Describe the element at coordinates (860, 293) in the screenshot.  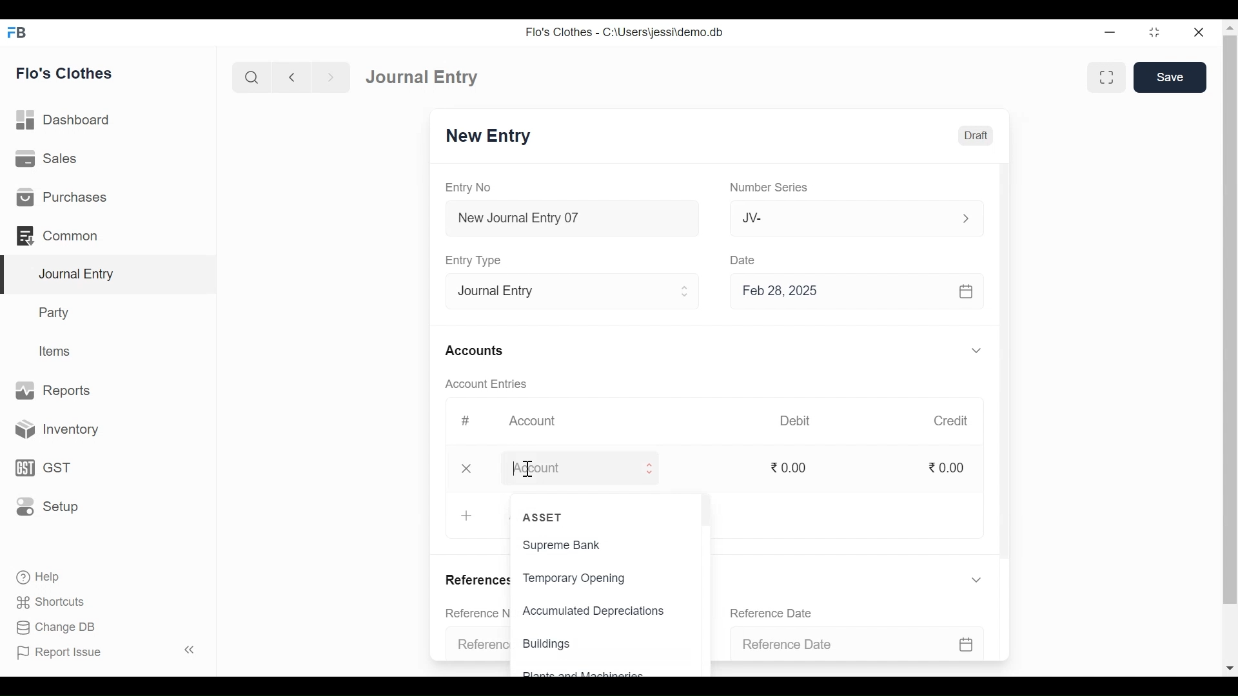
I see `Feb 28, 2025` at that location.